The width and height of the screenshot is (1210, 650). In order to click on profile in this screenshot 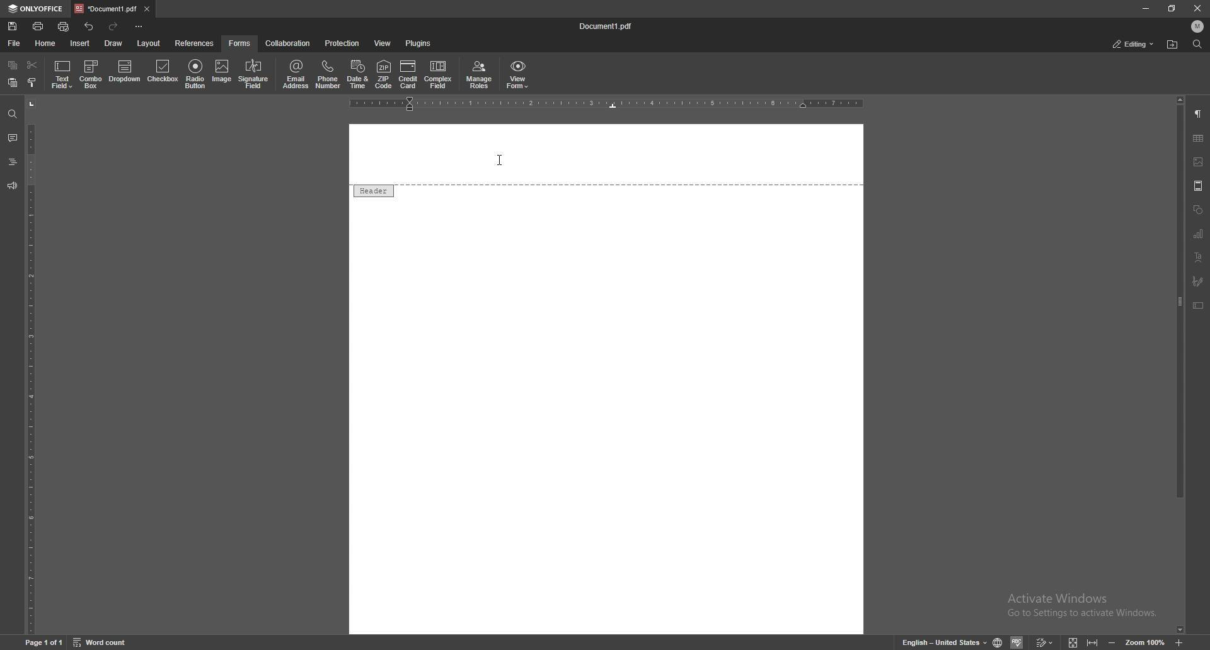, I will do `click(1197, 26)`.